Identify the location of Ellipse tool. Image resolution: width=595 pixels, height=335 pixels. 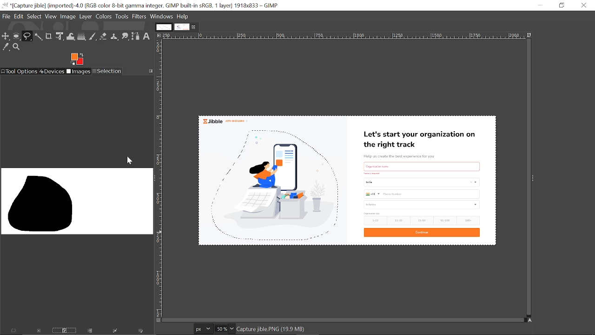
(17, 37).